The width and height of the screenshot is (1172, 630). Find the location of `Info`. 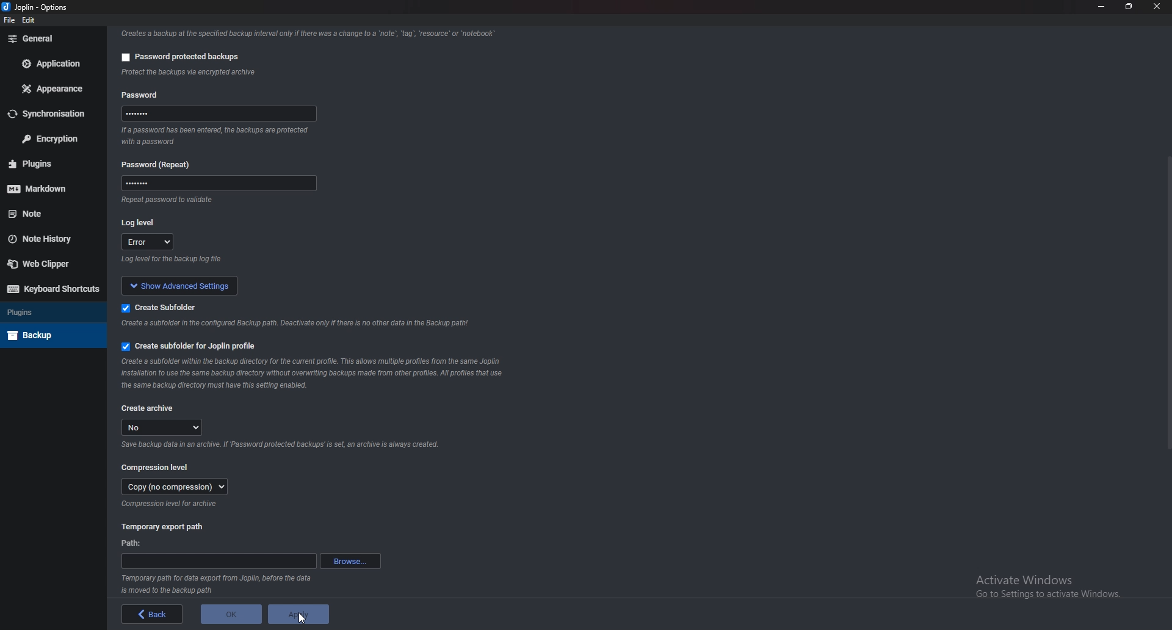

Info is located at coordinates (171, 505).